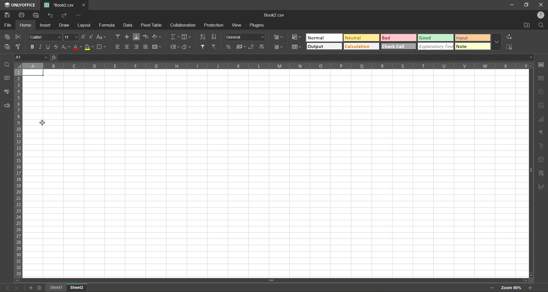 Image resolution: width=548 pixels, height=292 pixels. I want to click on named ranges, so click(175, 46).